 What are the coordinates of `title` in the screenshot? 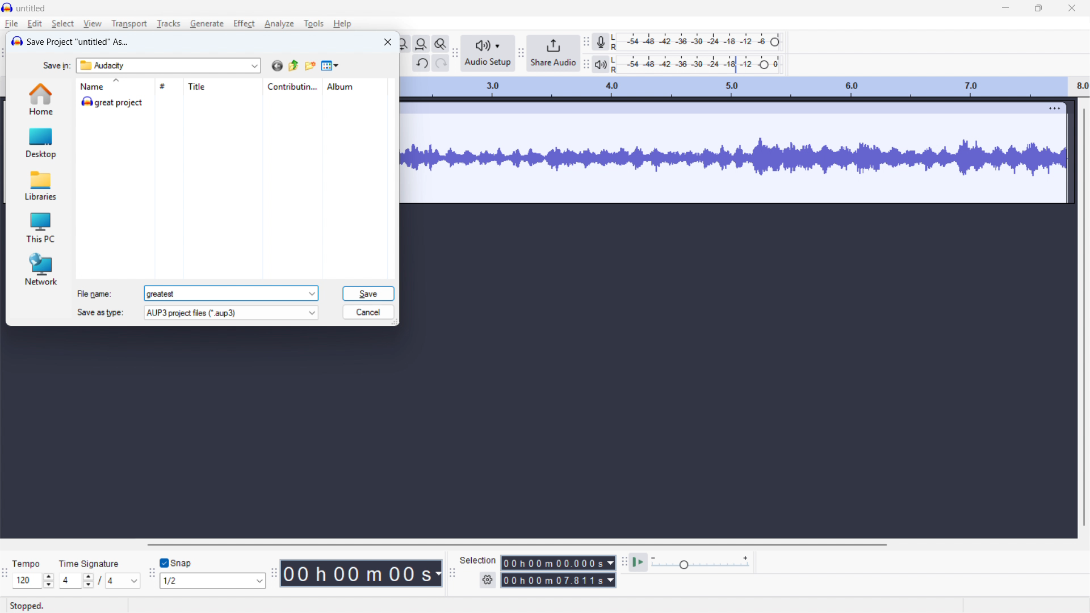 It's located at (223, 87).